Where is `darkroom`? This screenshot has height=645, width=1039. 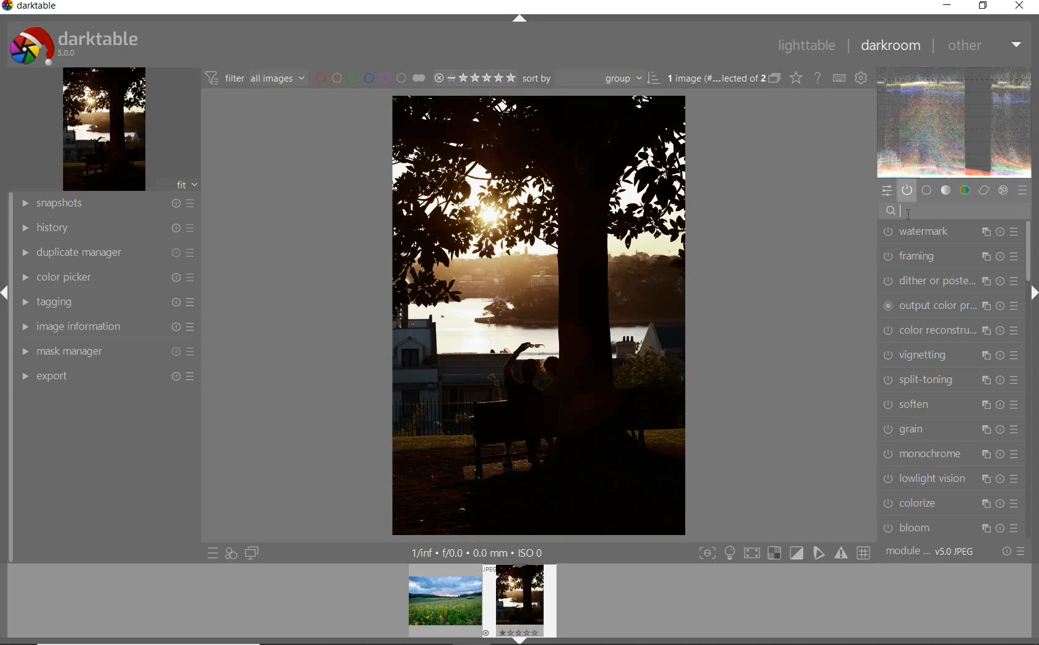
darkroom is located at coordinates (889, 46).